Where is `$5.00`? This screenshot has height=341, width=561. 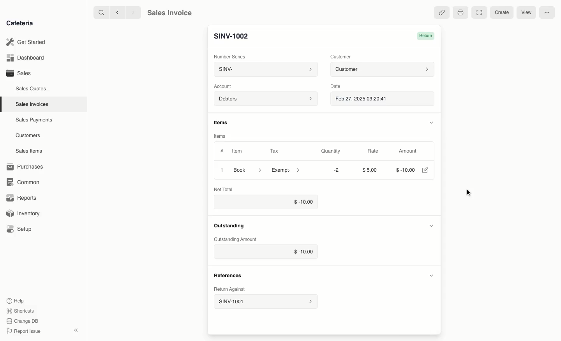
$5.00 is located at coordinates (370, 170).